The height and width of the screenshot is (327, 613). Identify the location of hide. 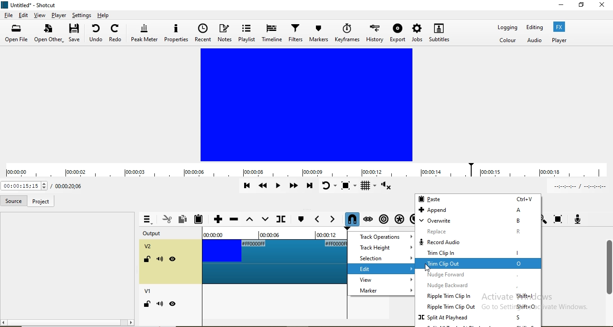
(173, 304).